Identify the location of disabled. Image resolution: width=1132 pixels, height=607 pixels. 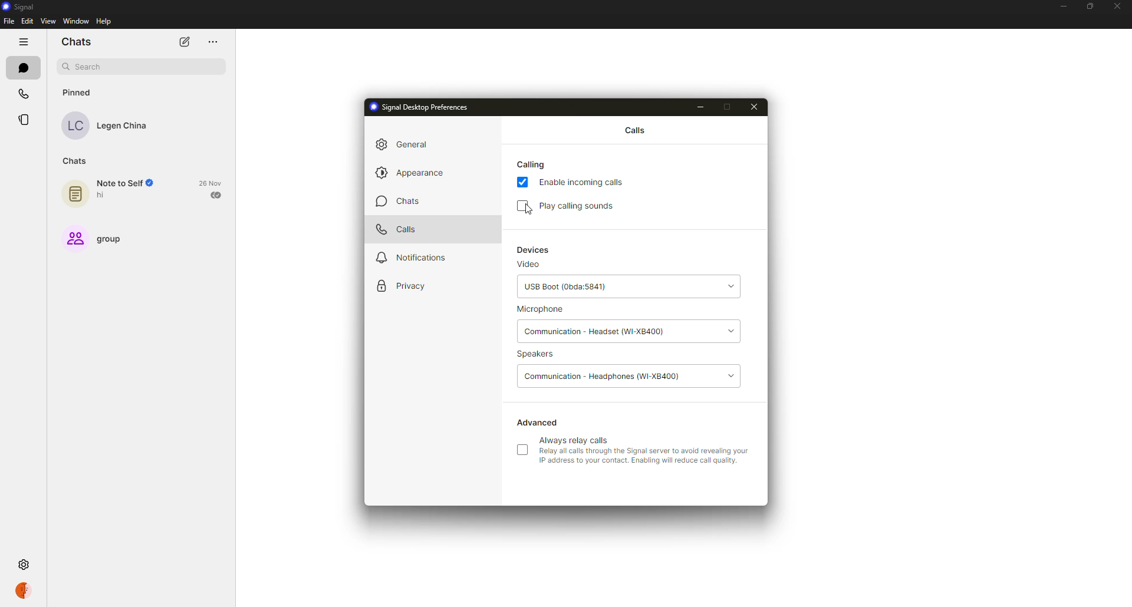
(524, 206).